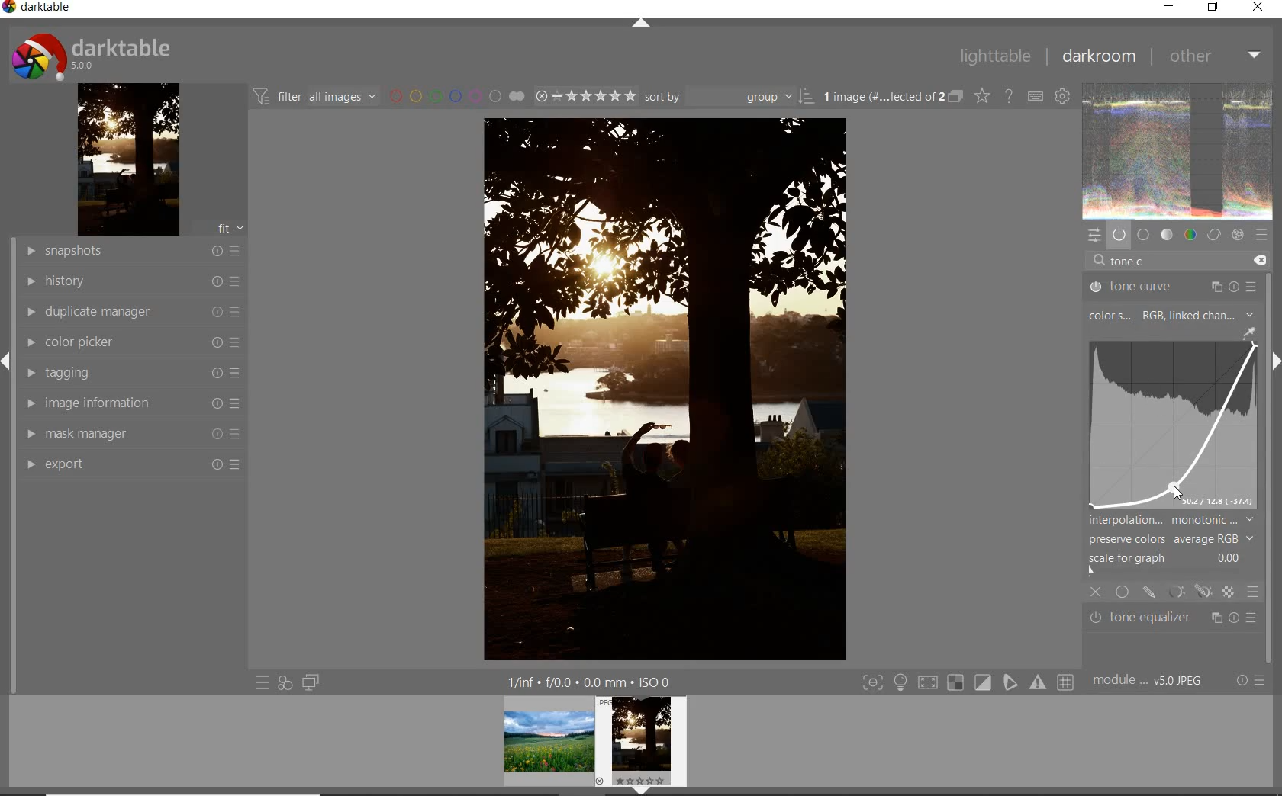 The width and height of the screenshot is (1282, 796). What do you see at coordinates (1186, 592) in the screenshot?
I see `mask options` at bounding box center [1186, 592].